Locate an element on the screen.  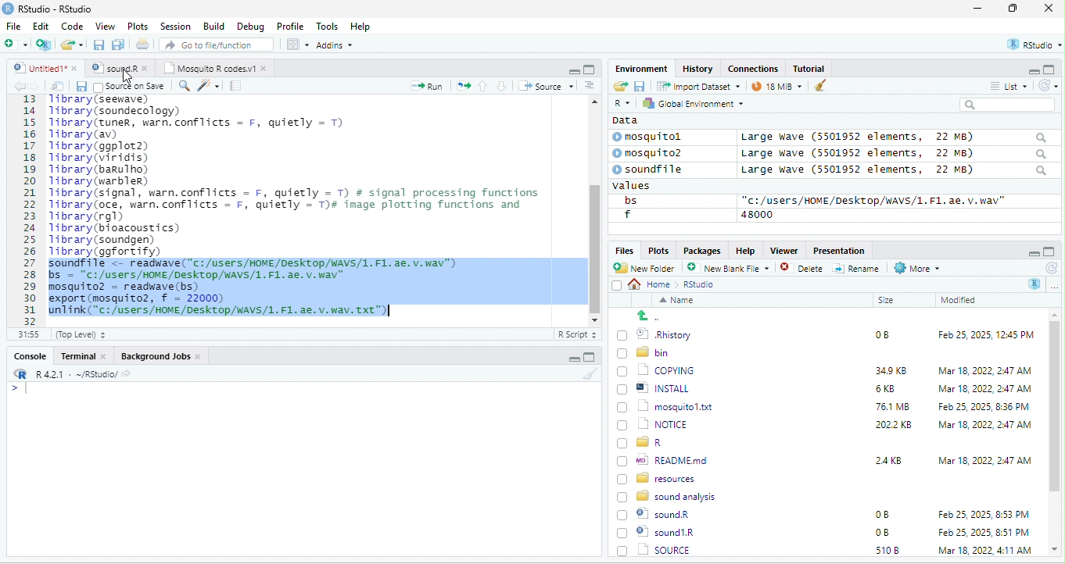
syntax is located at coordinates (16, 391).